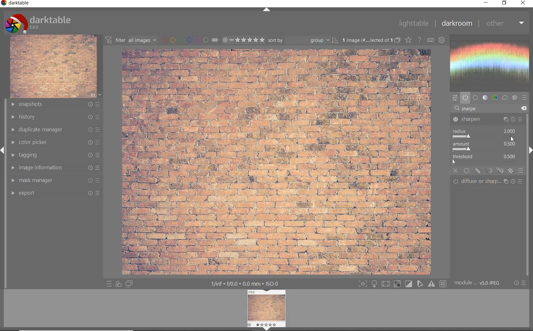  Describe the element at coordinates (467, 171) in the screenshot. I see `UNIFORMLY` at that location.